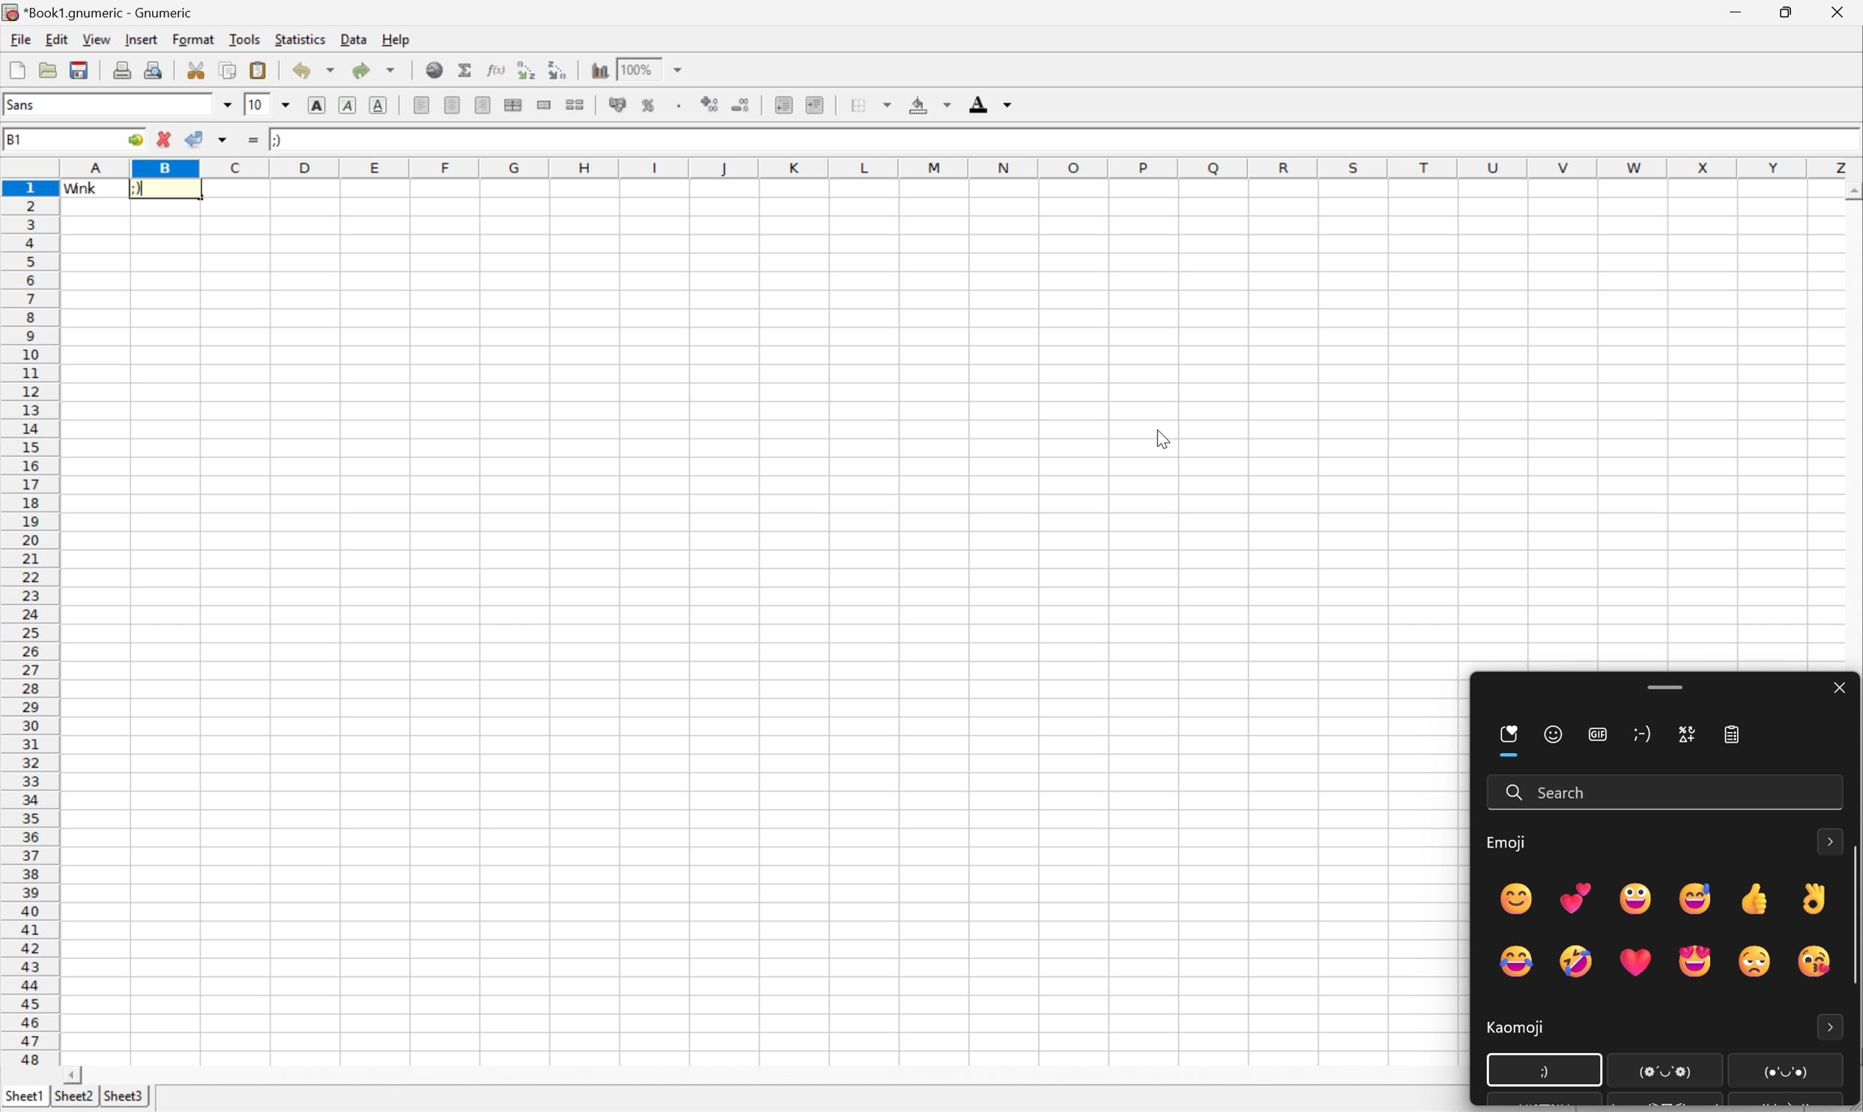  What do you see at coordinates (98, 12) in the screenshot?
I see `*book1.gnumeric - Gnumeric` at bounding box center [98, 12].